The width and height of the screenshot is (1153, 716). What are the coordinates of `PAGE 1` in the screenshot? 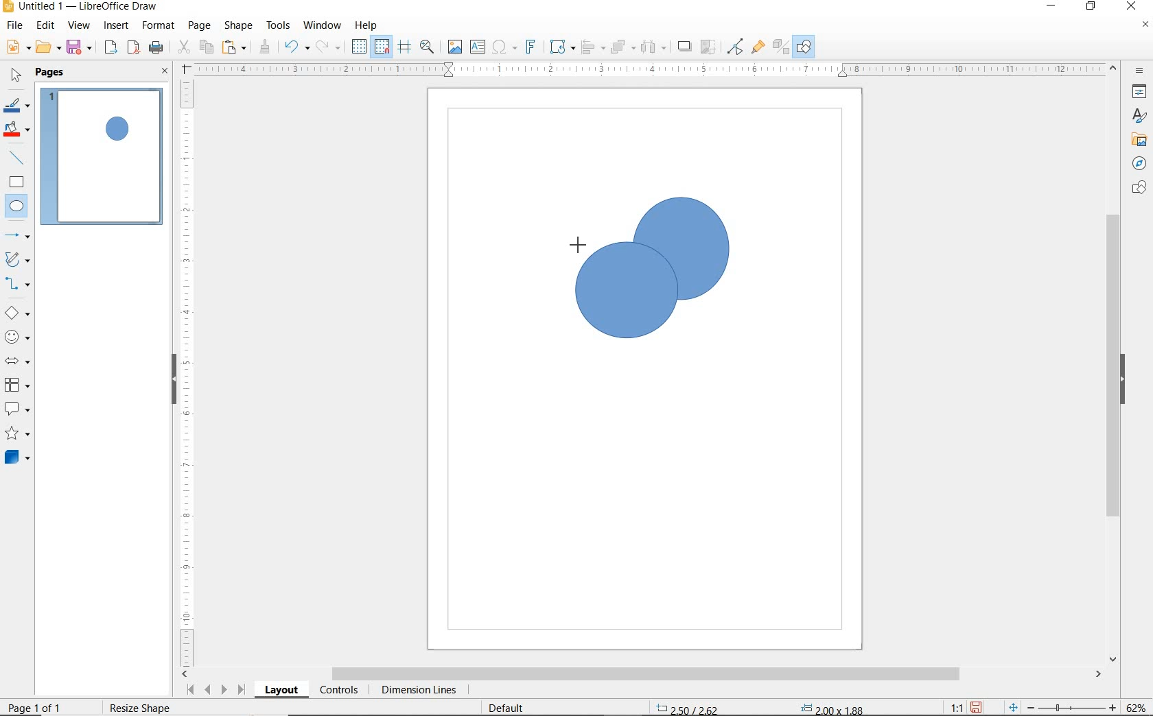 It's located at (102, 160).